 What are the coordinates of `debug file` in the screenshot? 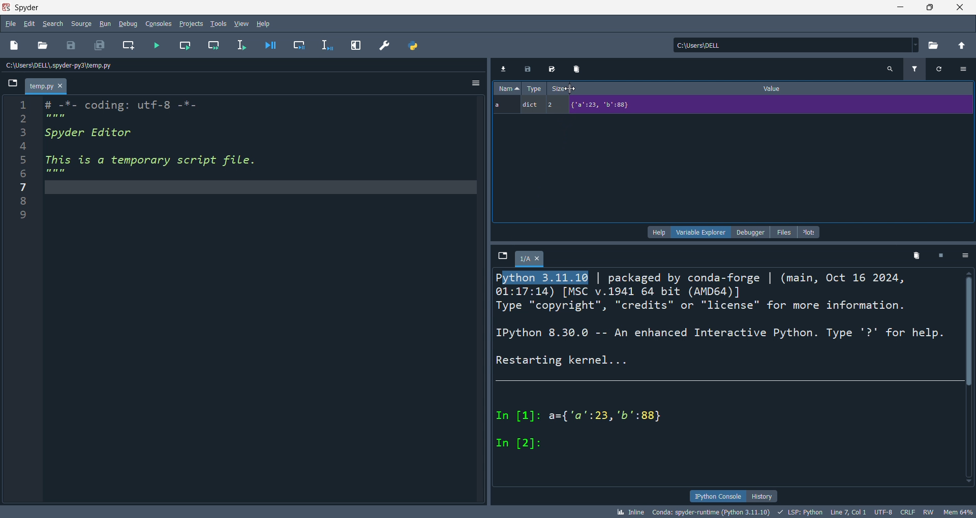 It's located at (273, 45).